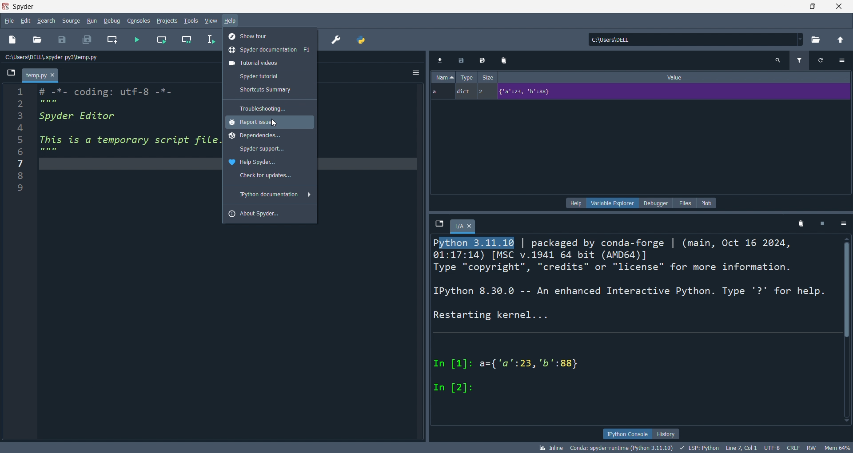  I want to click on close, so click(840, 7).